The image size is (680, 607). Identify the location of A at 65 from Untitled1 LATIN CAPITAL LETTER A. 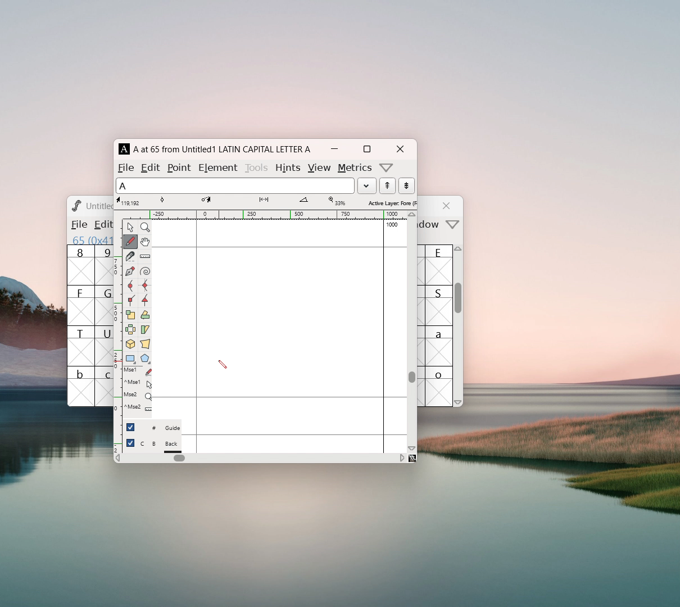
(222, 149).